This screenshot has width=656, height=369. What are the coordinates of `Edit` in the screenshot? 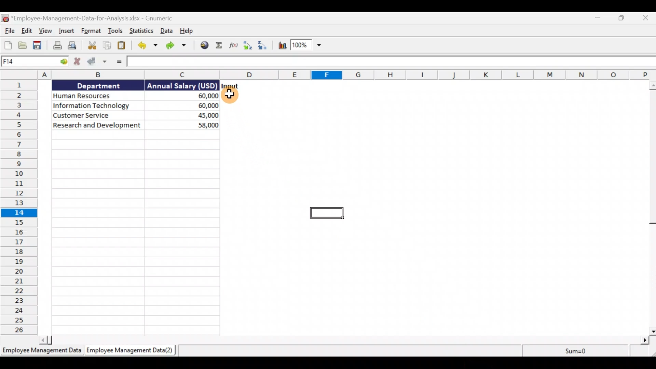 It's located at (28, 31).